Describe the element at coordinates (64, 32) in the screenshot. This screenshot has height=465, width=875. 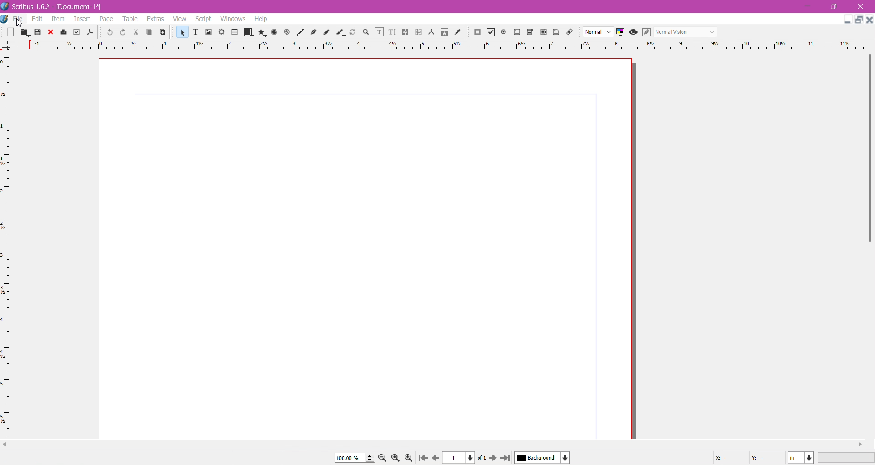
I see `print` at that location.